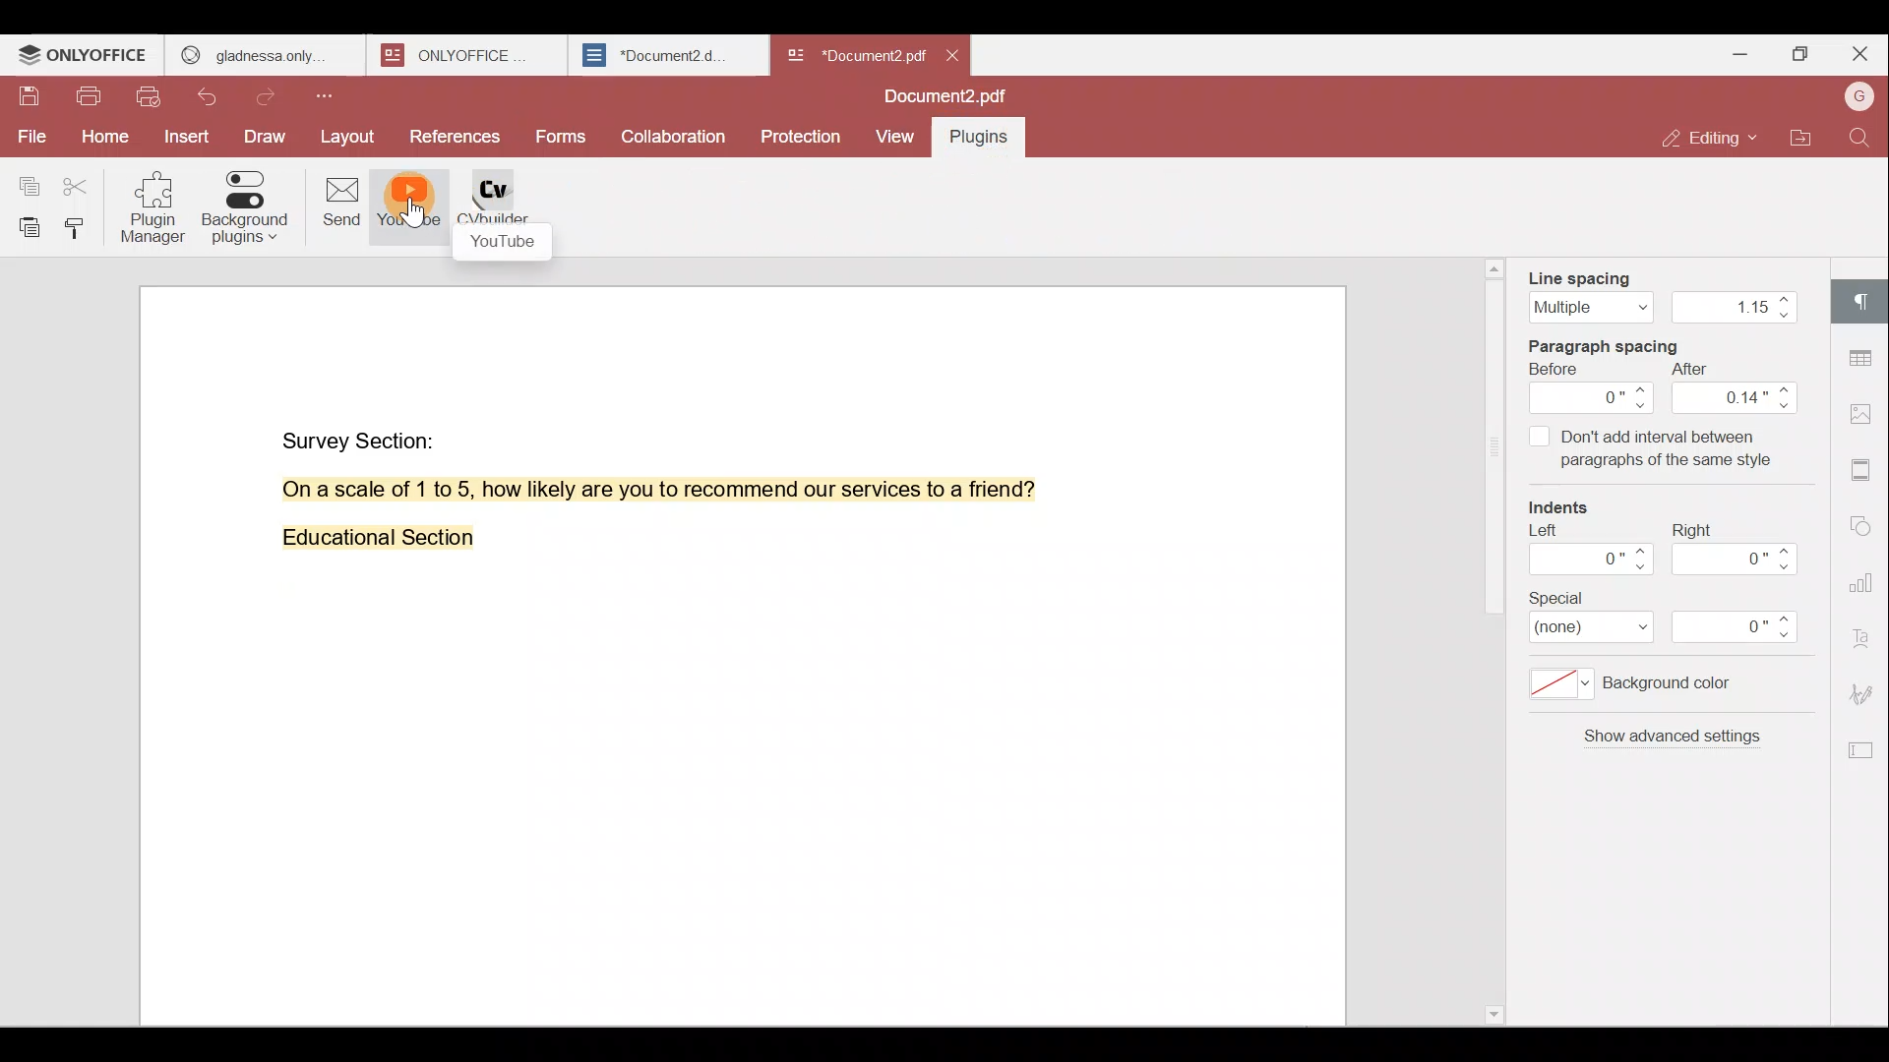  I want to click on Show advanced settings, so click(1669, 744).